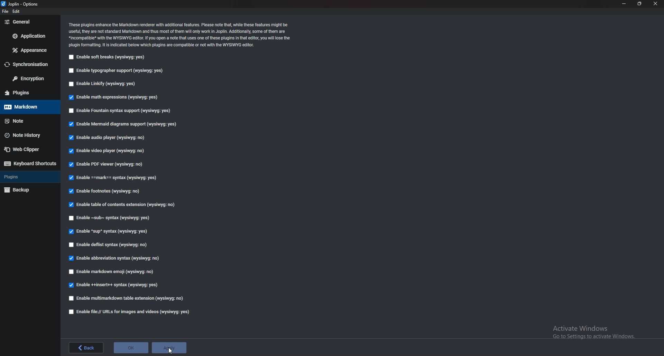 The width and height of the screenshot is (664, 356). I want to click on options, so click(22, 3).